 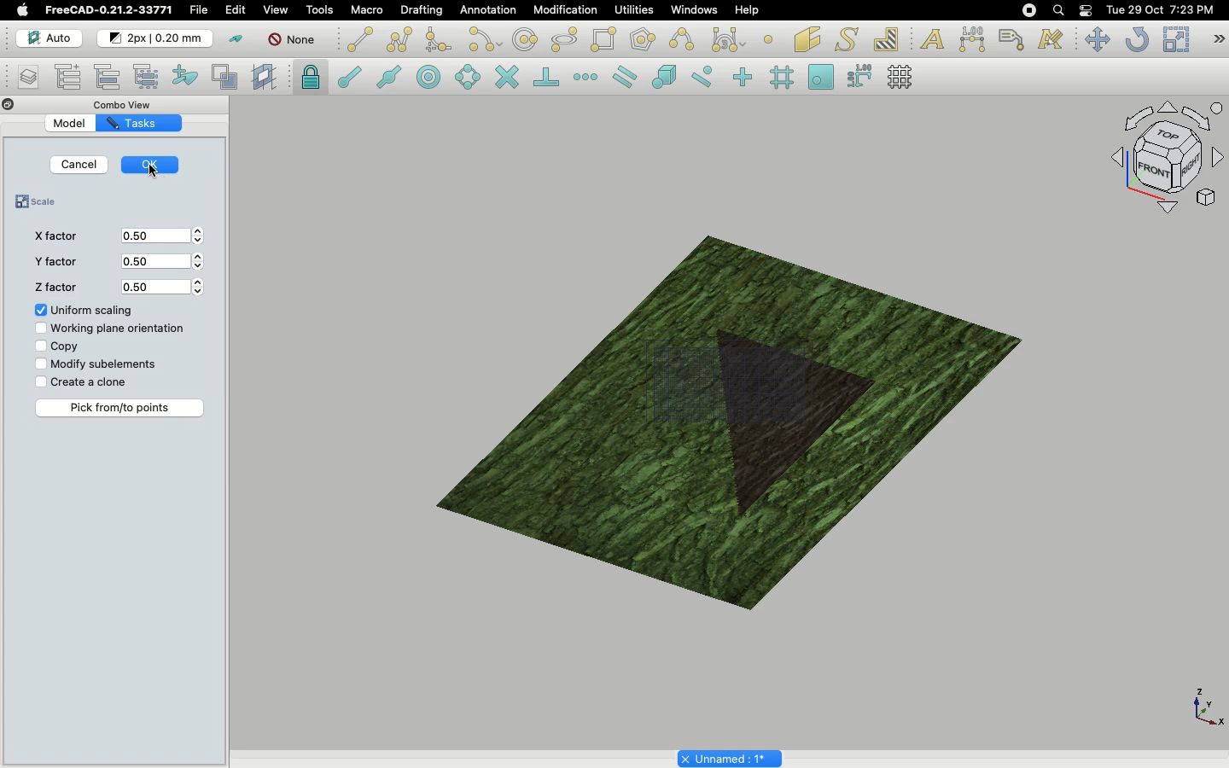 I want to click on Toggle construction mode, so click(x=235, y=38).